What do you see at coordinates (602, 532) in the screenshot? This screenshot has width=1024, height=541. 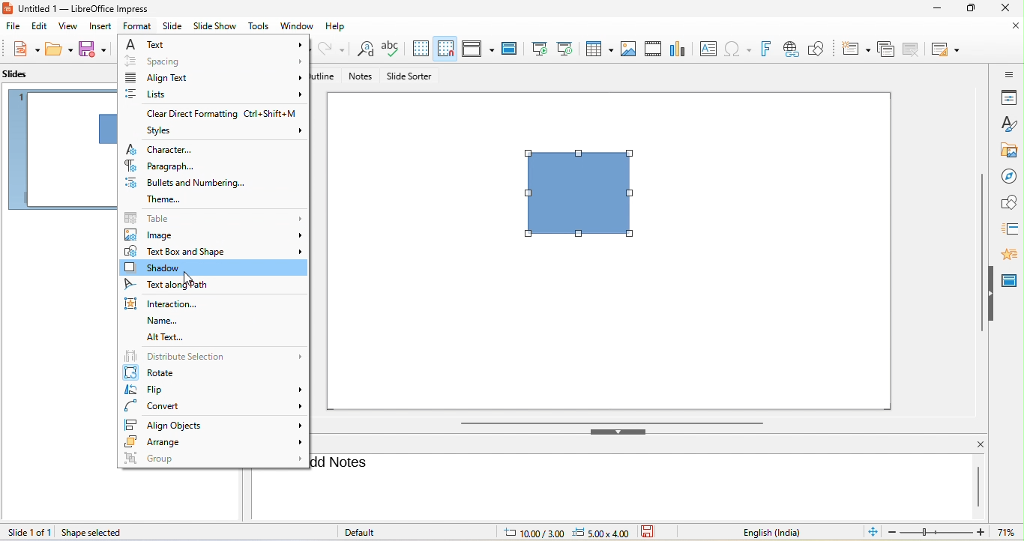 I see `5.00x4.00` at bounding box center [602, 532].